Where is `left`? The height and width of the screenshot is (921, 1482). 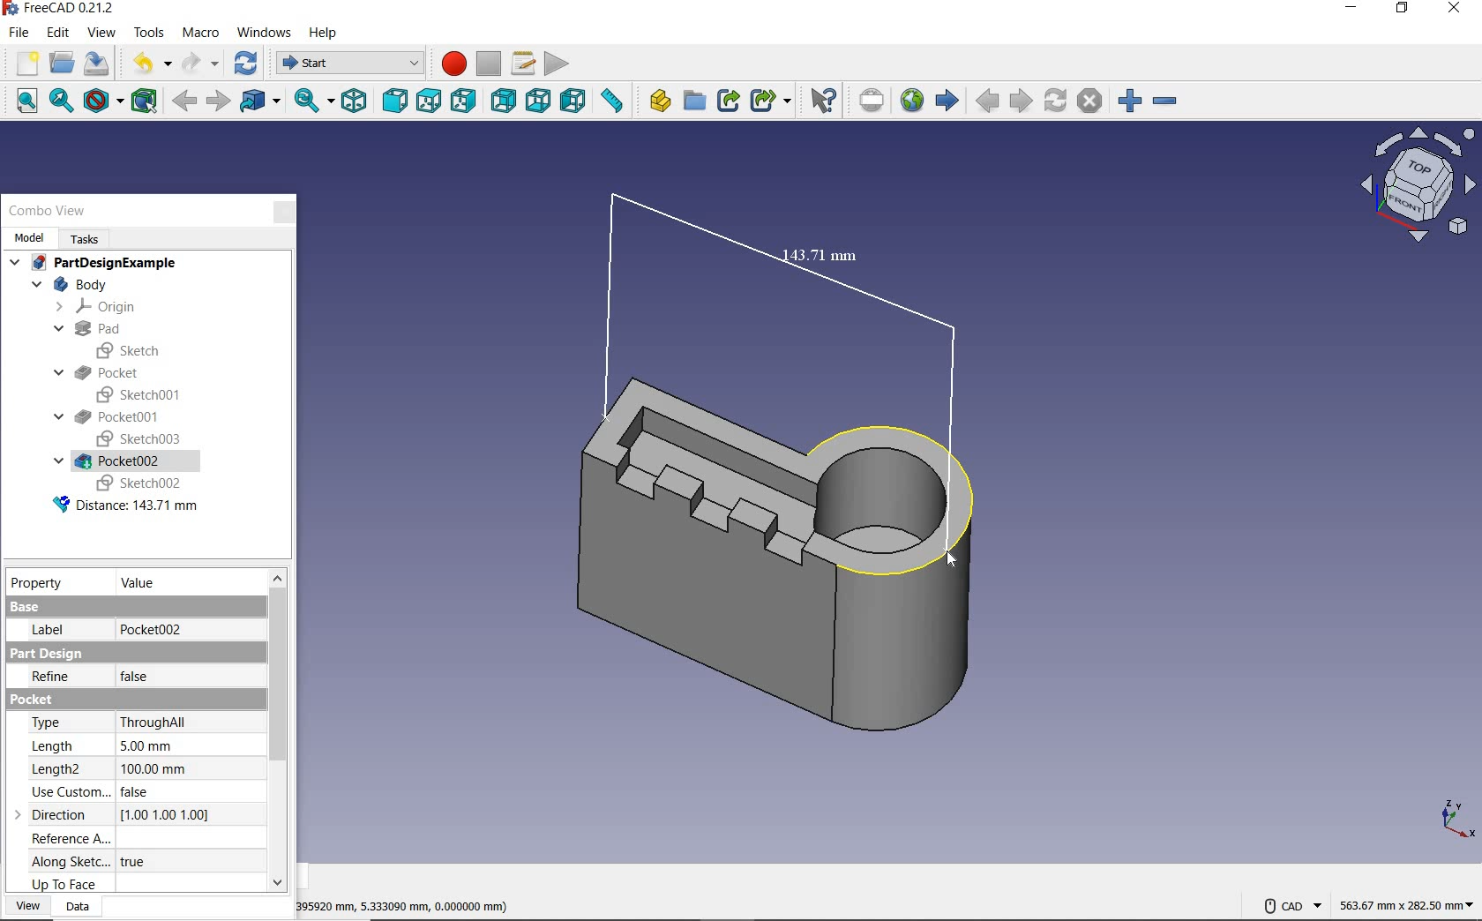 left is located at coordinates (572, 101).